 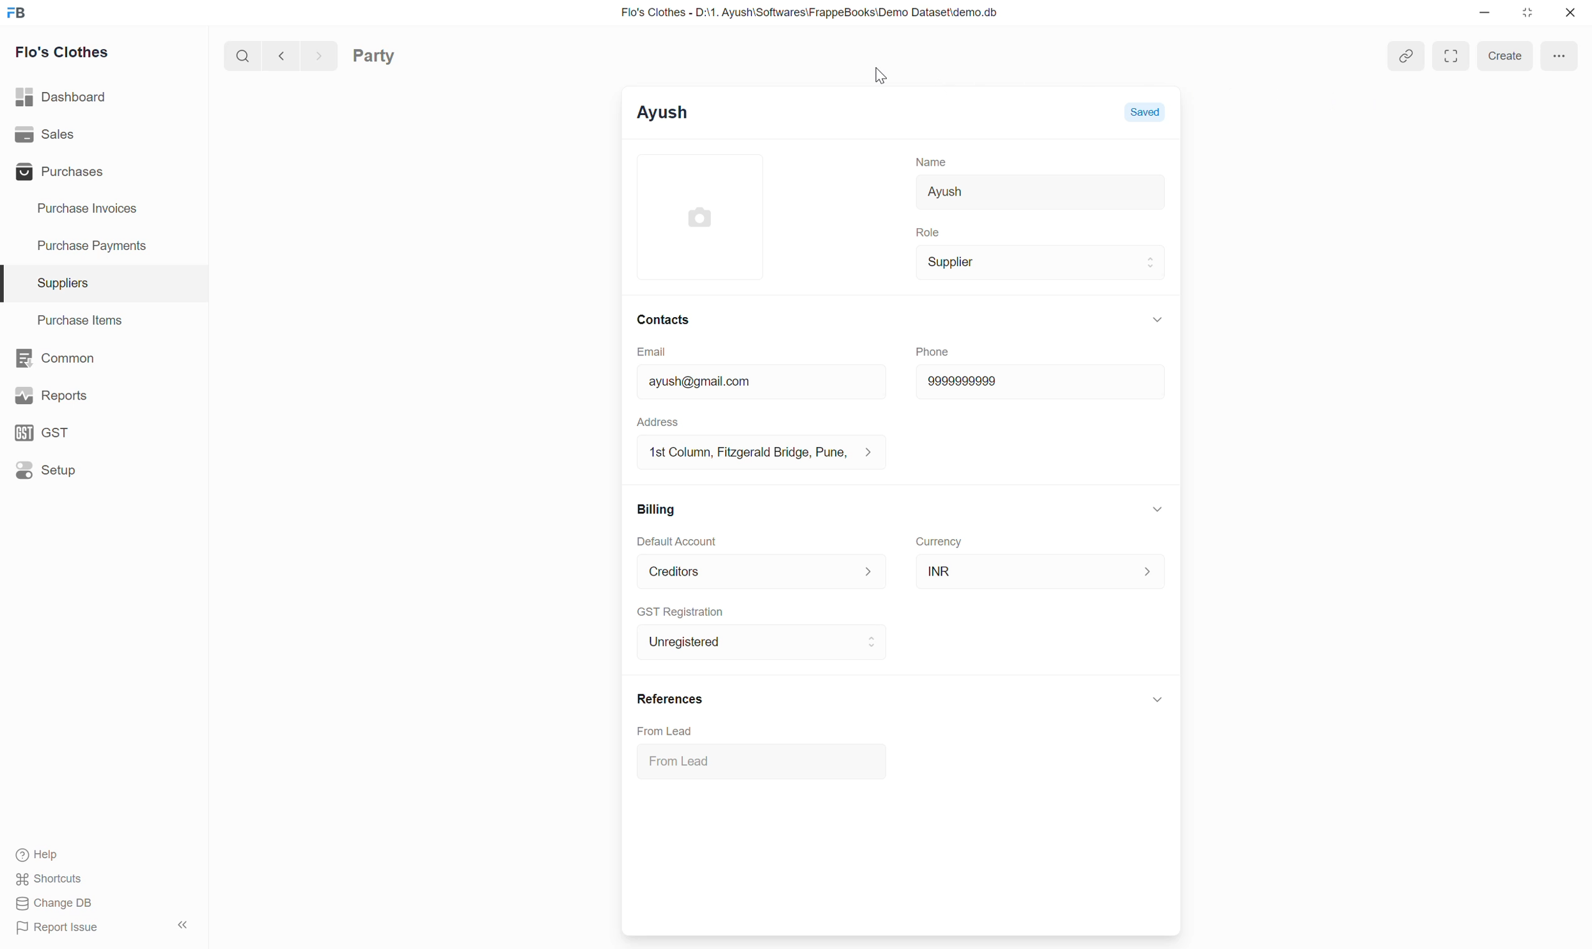 What do you see at coordinates (104, 320) in the screenshot?
I see `Purchase Items` at bounding box center [104, 320].